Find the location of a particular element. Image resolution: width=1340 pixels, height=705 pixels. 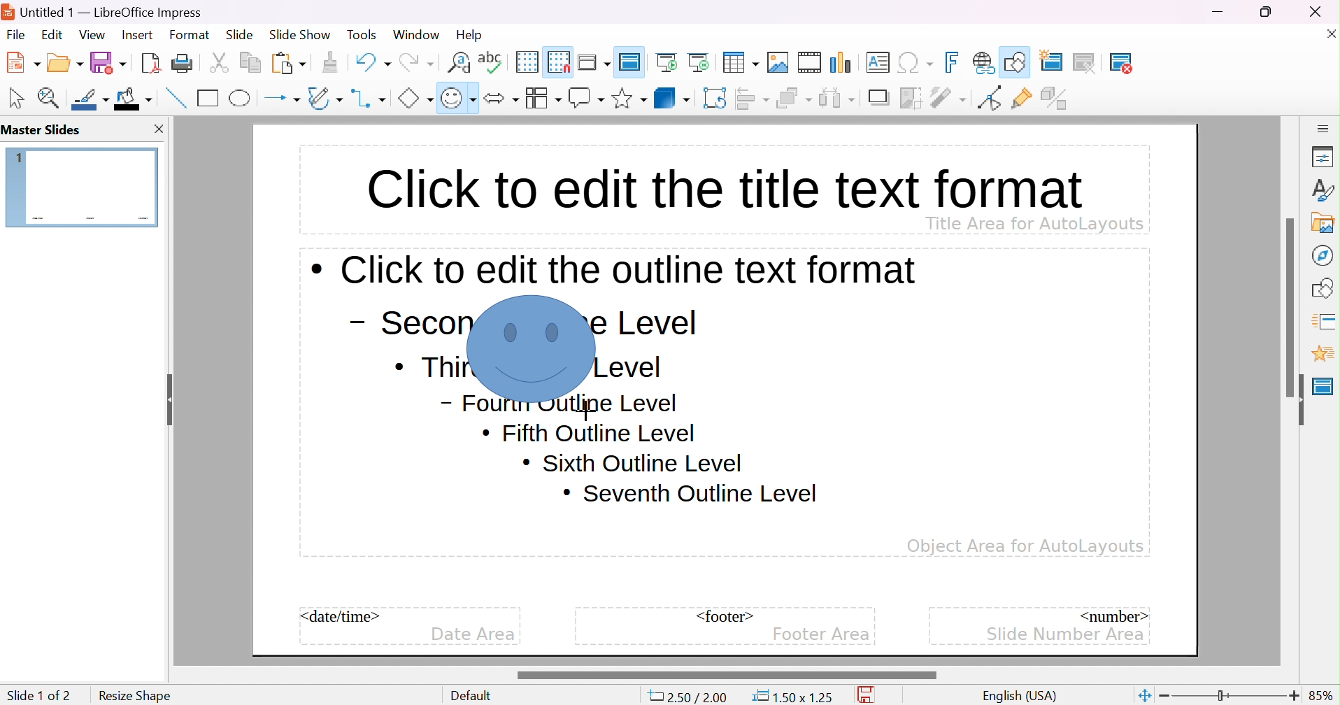

help is located at coordinates (471, 35).